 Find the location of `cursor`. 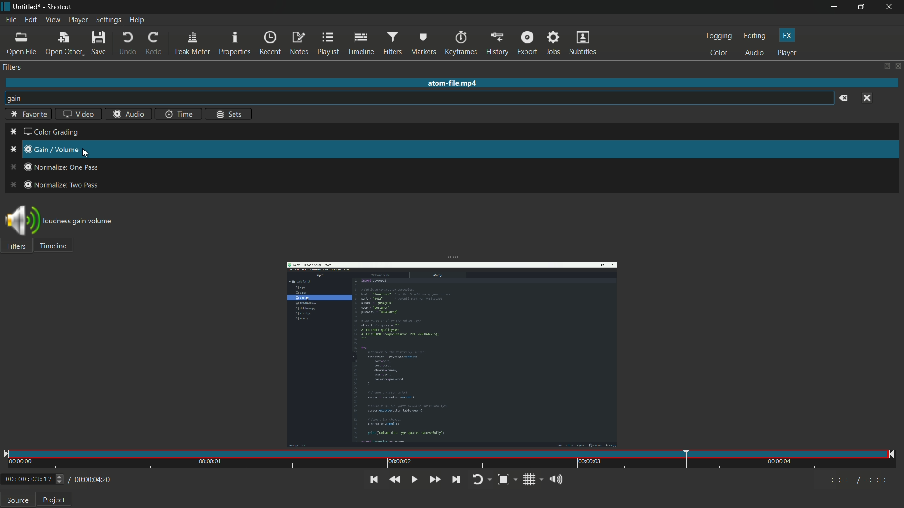

cursor is located at coordinates (85, 152).